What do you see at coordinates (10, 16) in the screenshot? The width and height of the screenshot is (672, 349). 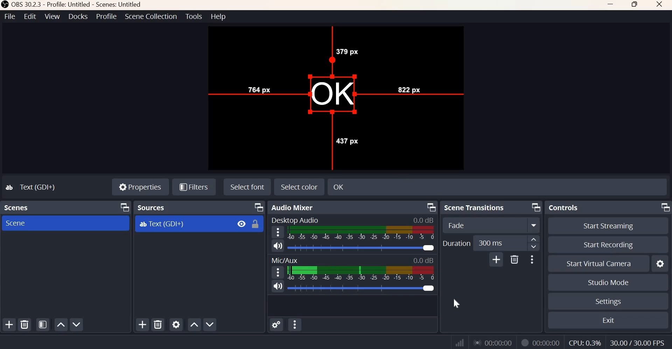 I see `File` at bounding box center [10, 16].